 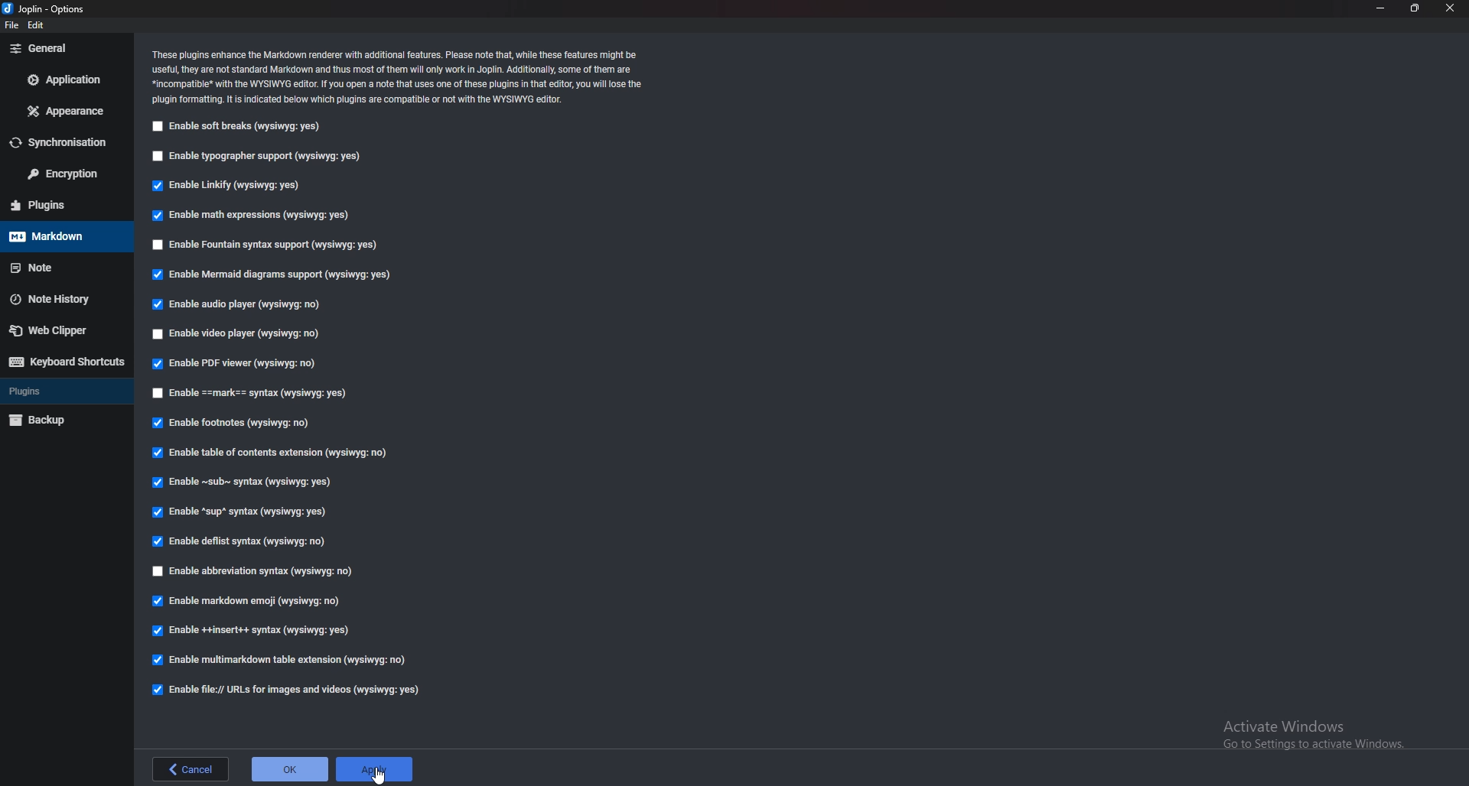 I want to click on apply, so click(x=374, y=769).